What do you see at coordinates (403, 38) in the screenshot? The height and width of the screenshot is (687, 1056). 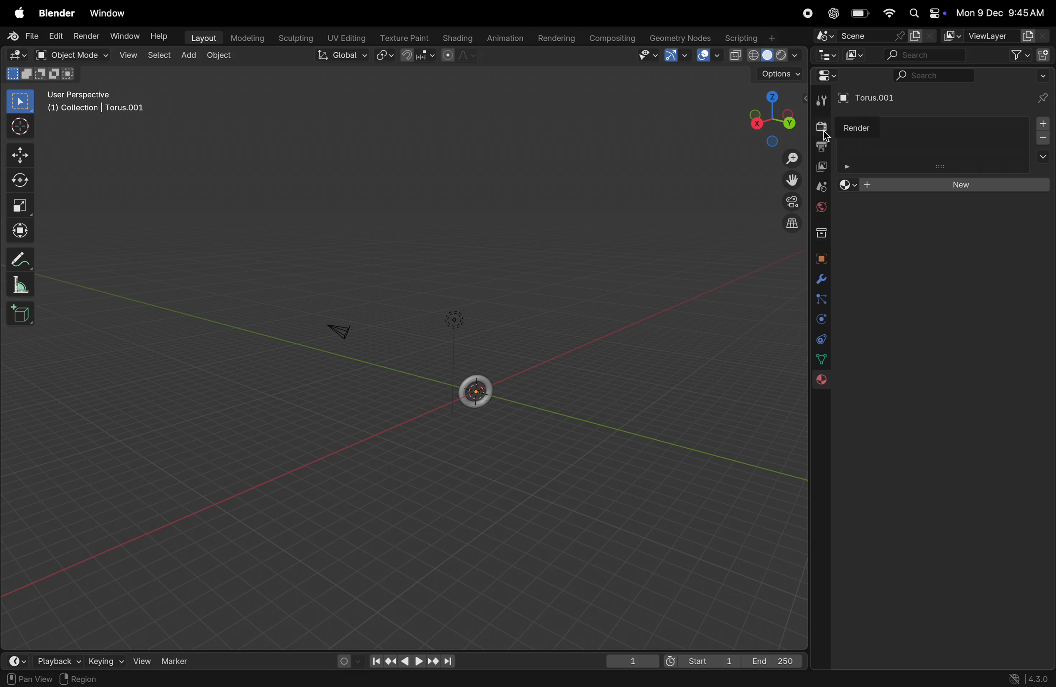 I see `texture point` at bounding box center [403, 38].